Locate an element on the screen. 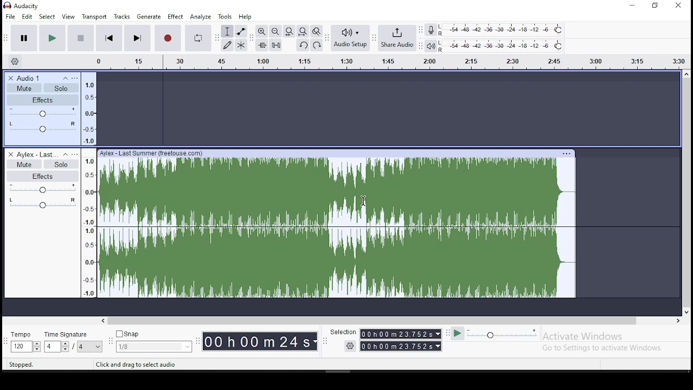 The image size is (693, 390). fit project to width is located at coordinates (303, 31).